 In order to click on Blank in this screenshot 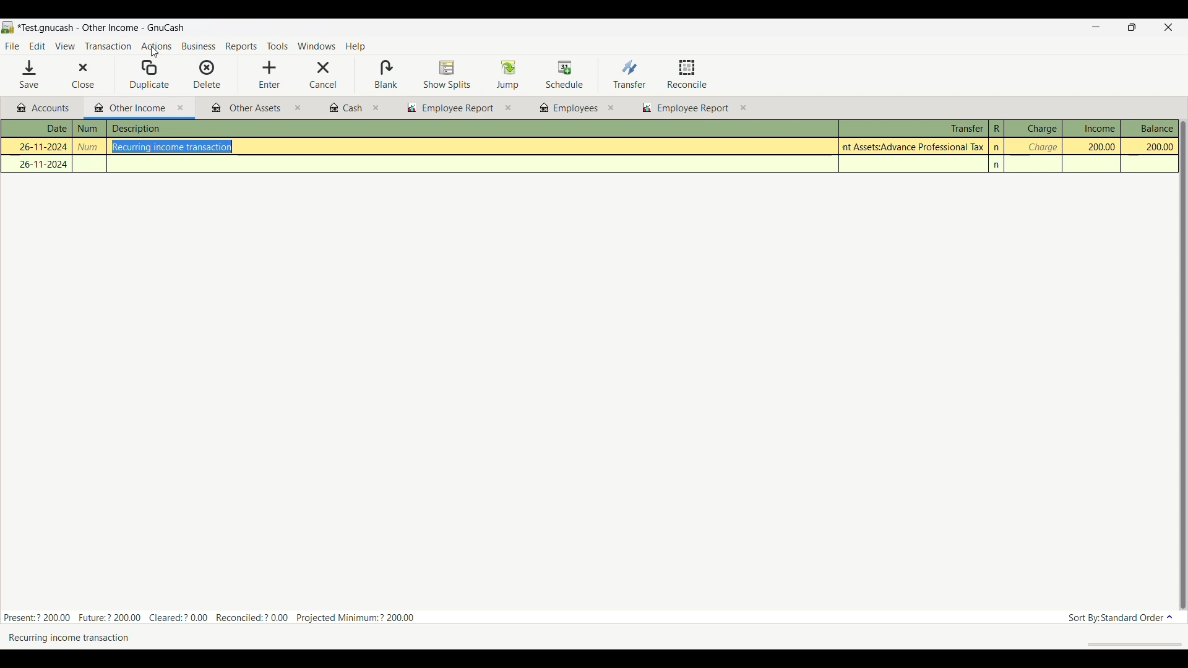, I will do `click(385, 75)`.